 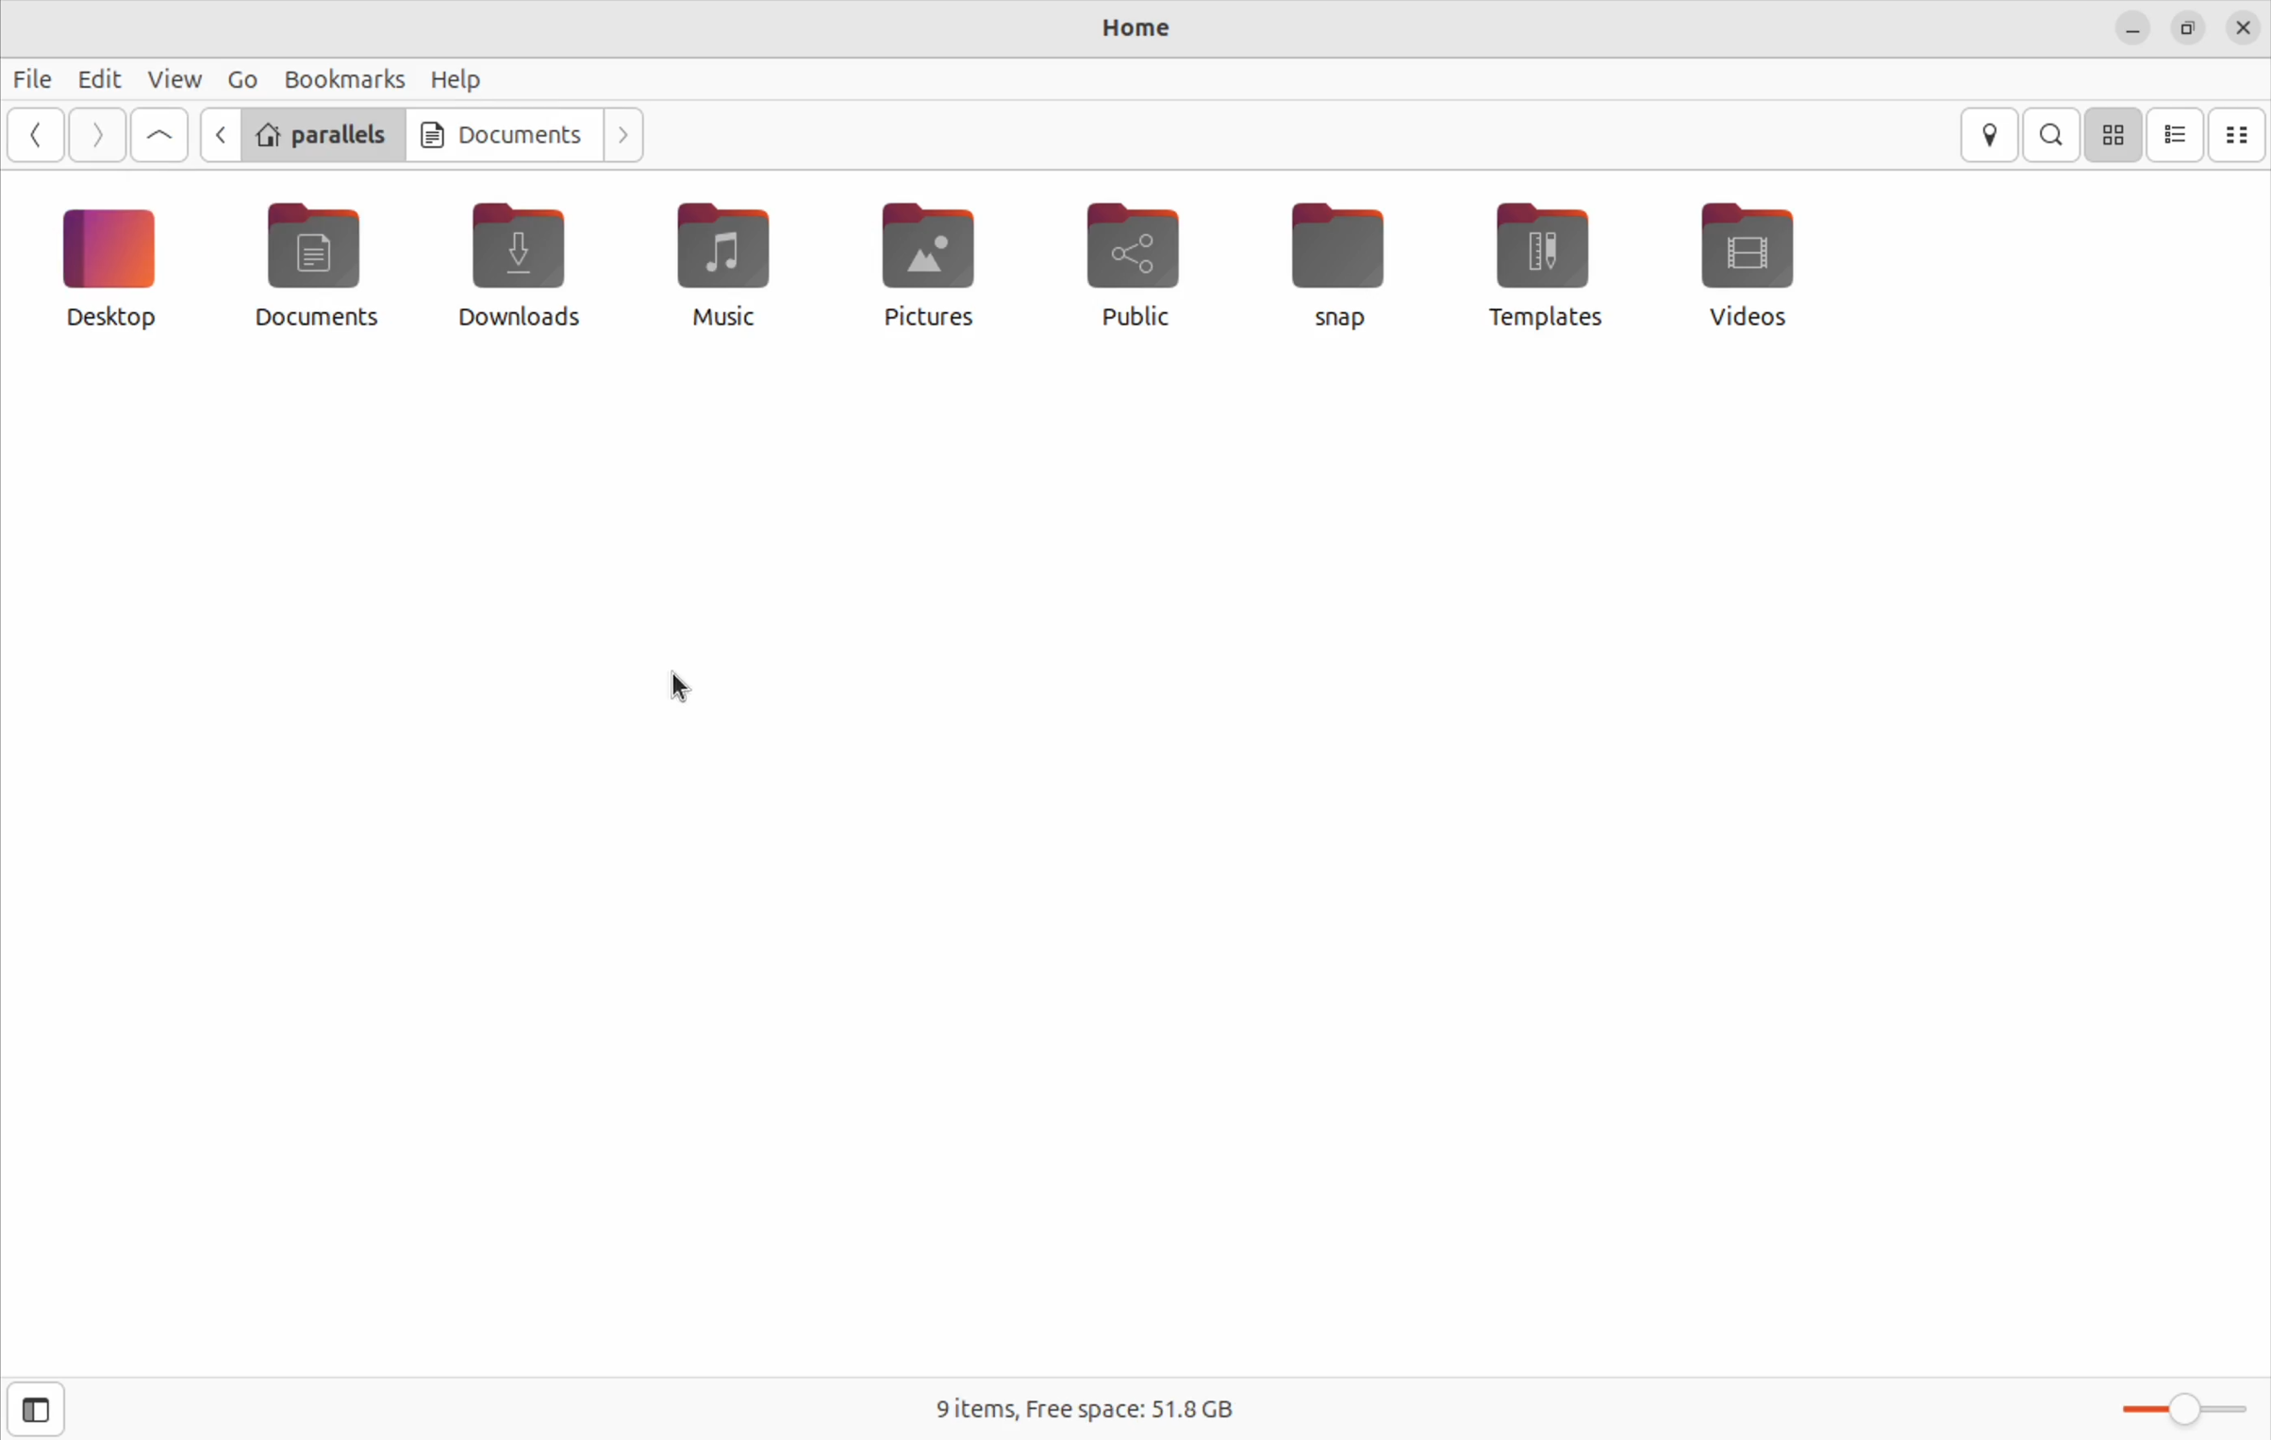 What do you see at coordinates (219, 136) in the screenshot?
I see `go back` at bounding box center [219, 136].